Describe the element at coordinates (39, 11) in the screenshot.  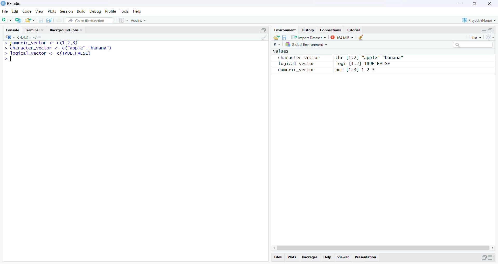
I see `View` at that location.